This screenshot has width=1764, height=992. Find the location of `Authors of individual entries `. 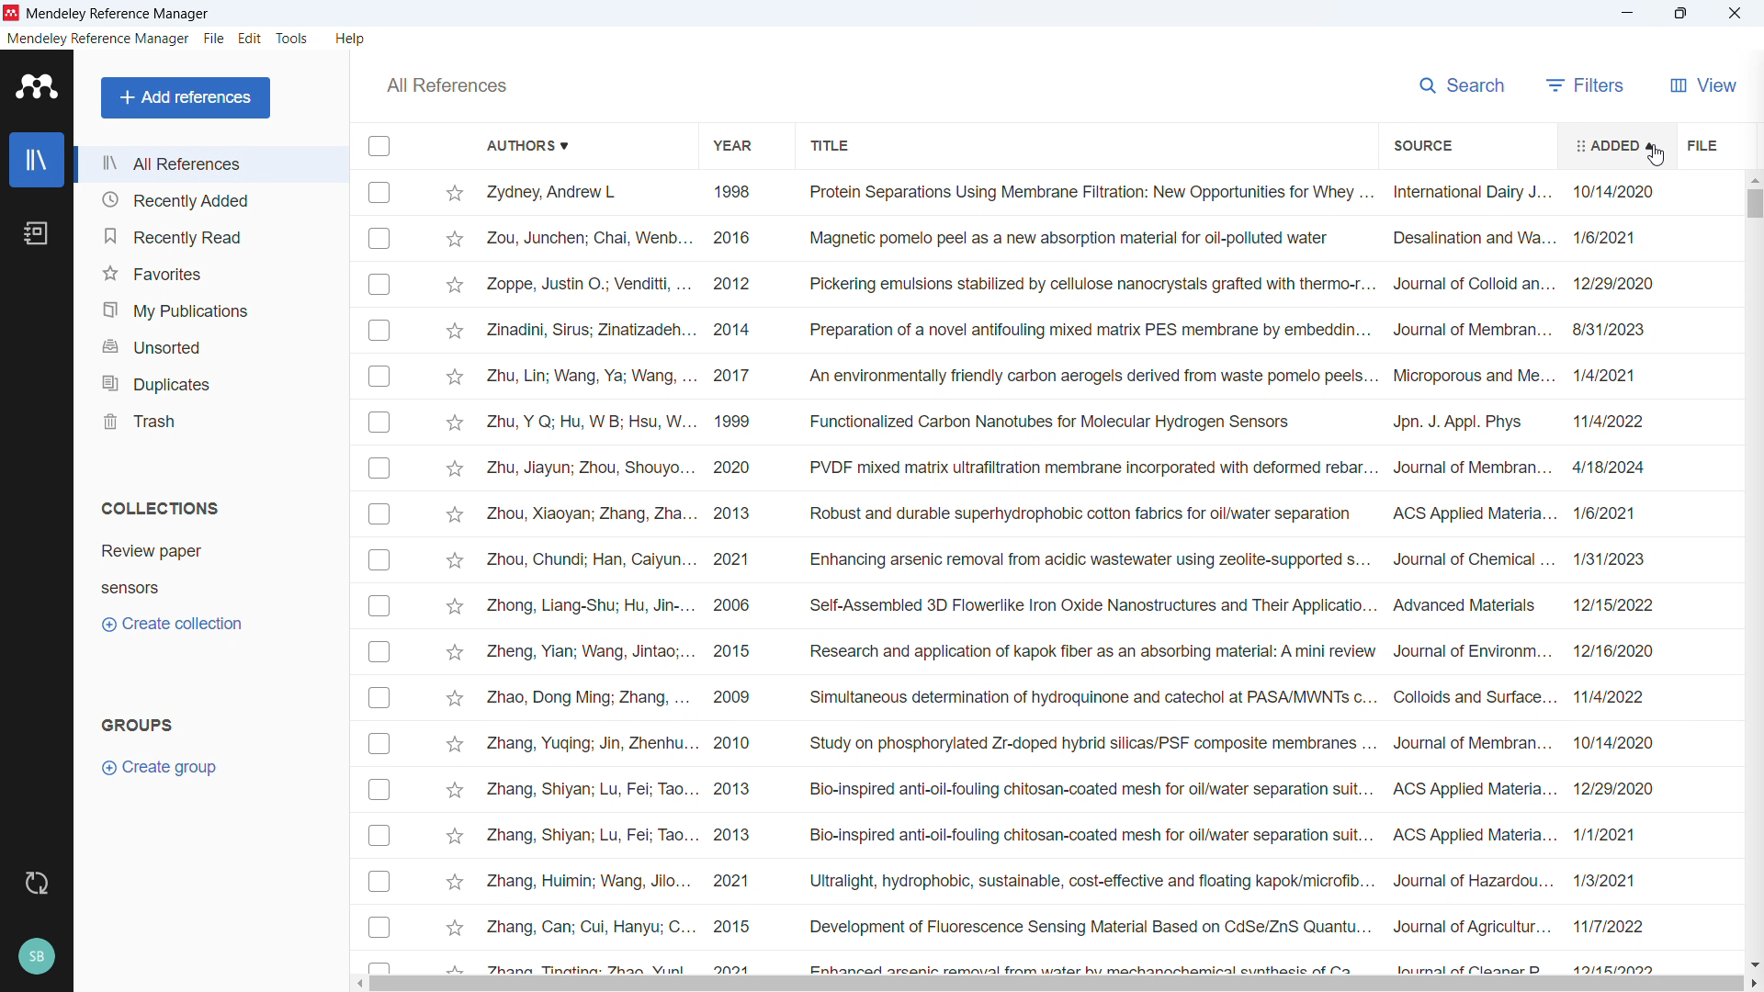

Authors of individual entries  is located at coordinates (593, 578).